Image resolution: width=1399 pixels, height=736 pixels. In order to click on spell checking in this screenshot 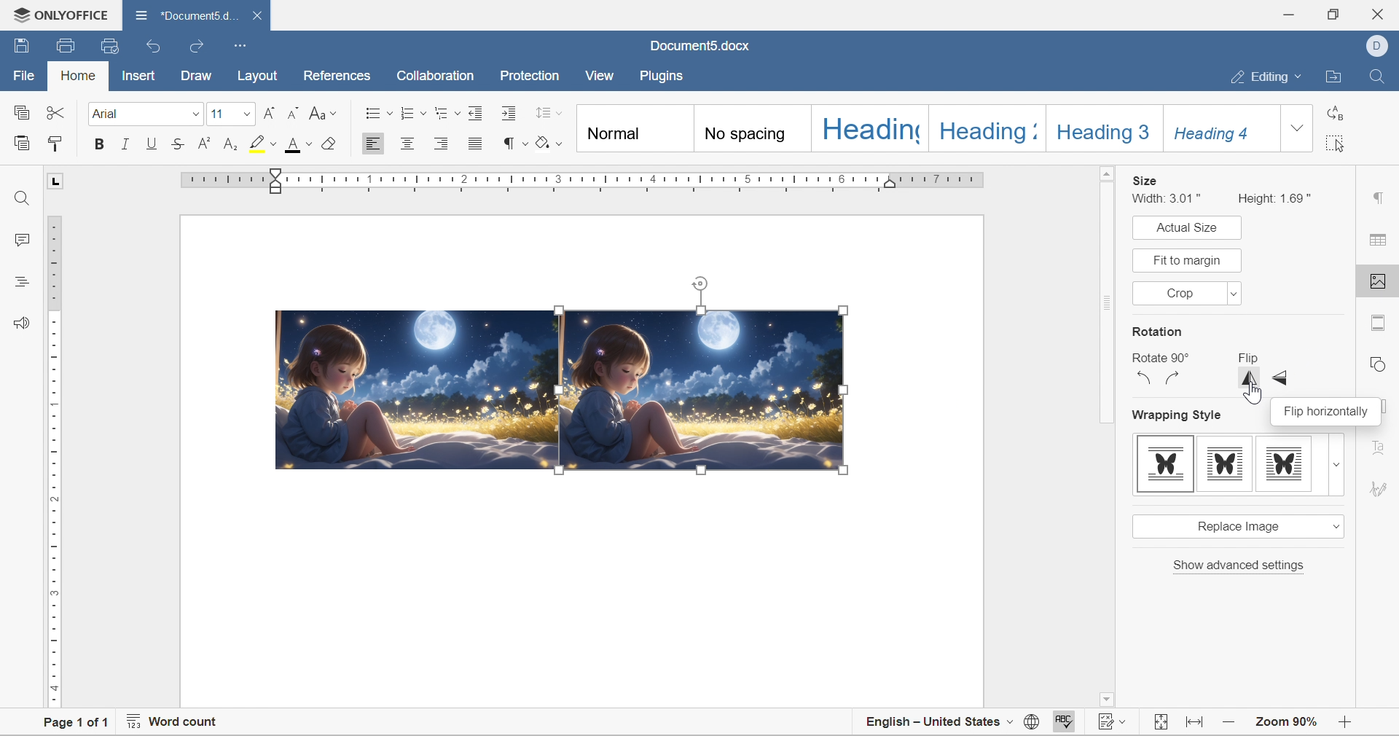, I will do `click(1069, 721)`.